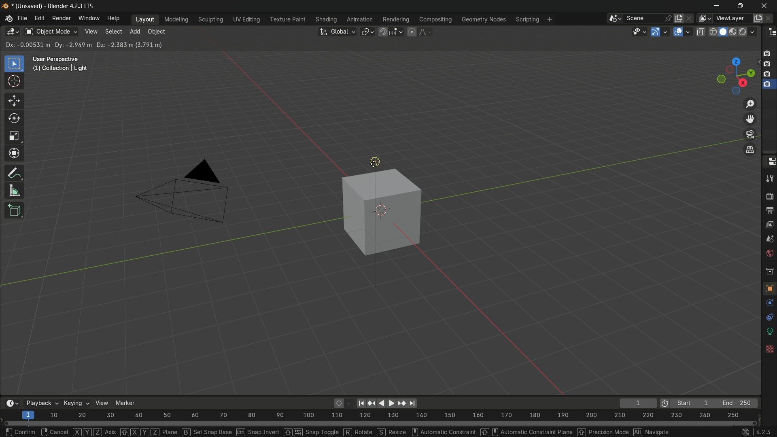 Image resolution: width=777 pixels, height=437 pixels. Describe the element at coordinates (738, 403) in the screenshot. I see `end` at that location.